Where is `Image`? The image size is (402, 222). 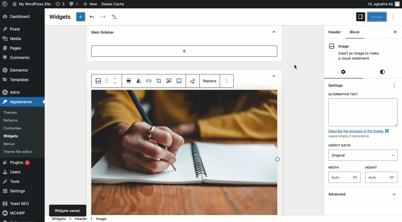 Image is located at coordinates (354, 52).